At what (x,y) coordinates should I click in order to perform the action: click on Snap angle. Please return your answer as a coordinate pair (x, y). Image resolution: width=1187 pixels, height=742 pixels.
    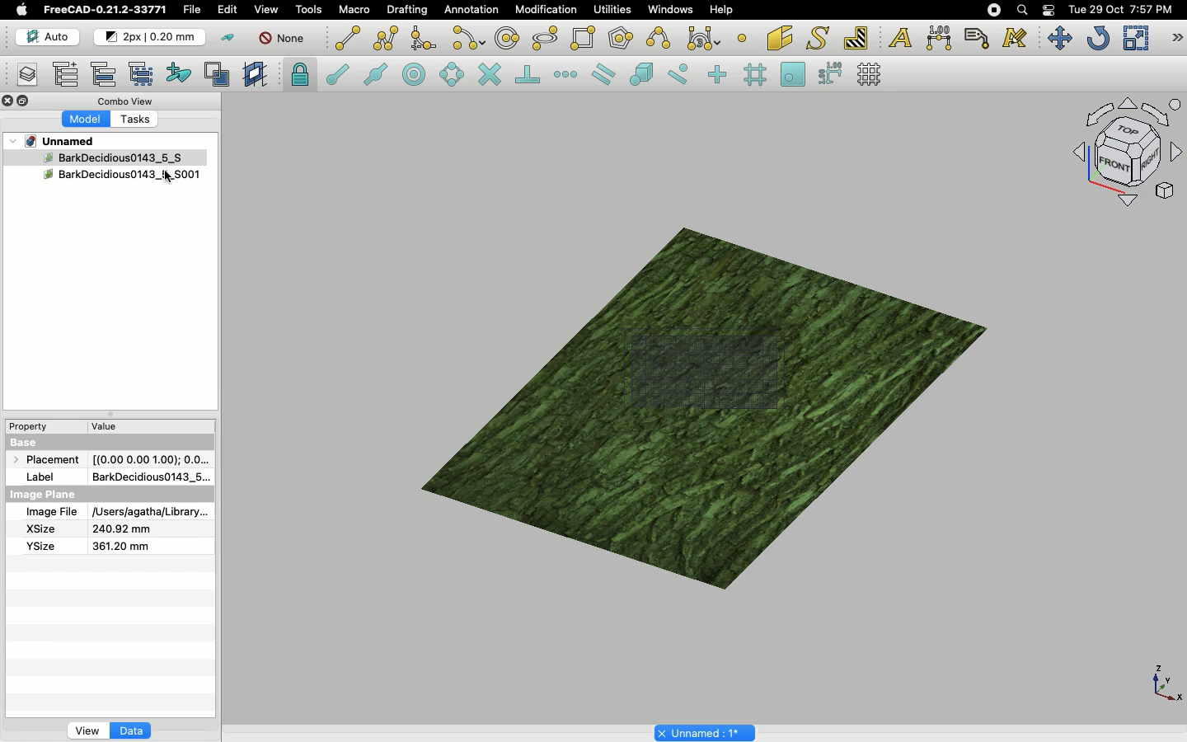
    Looking at the image, I should click on (453, 76).